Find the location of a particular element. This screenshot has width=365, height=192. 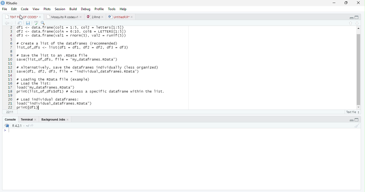

Console is located at coordinates (182, 159).